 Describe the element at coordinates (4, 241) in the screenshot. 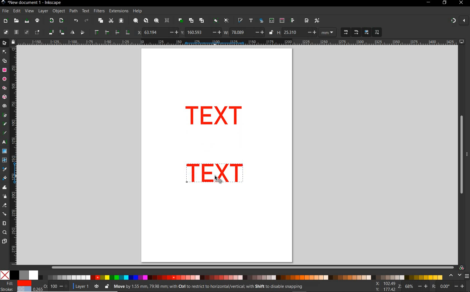

I see `pages tool` at that location.